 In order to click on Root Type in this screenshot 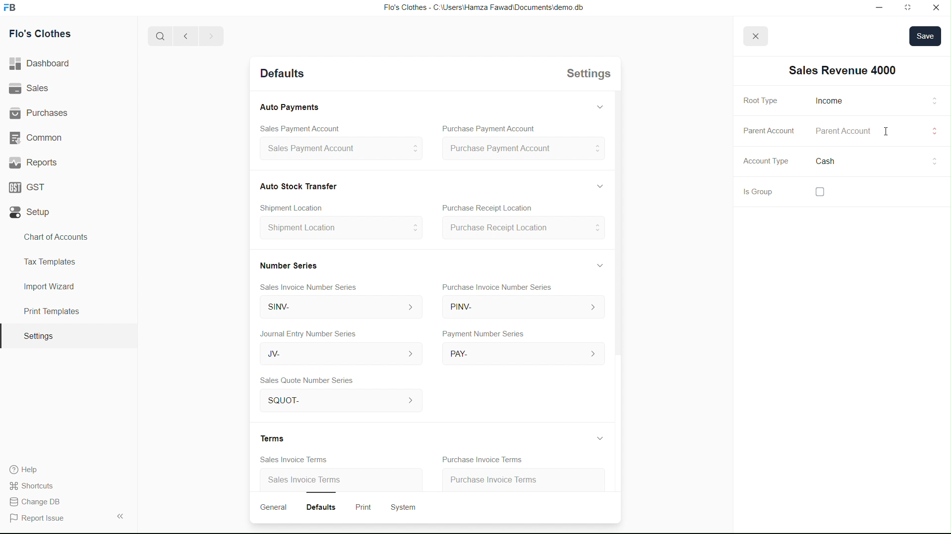, I will do `click(828, 101)`.